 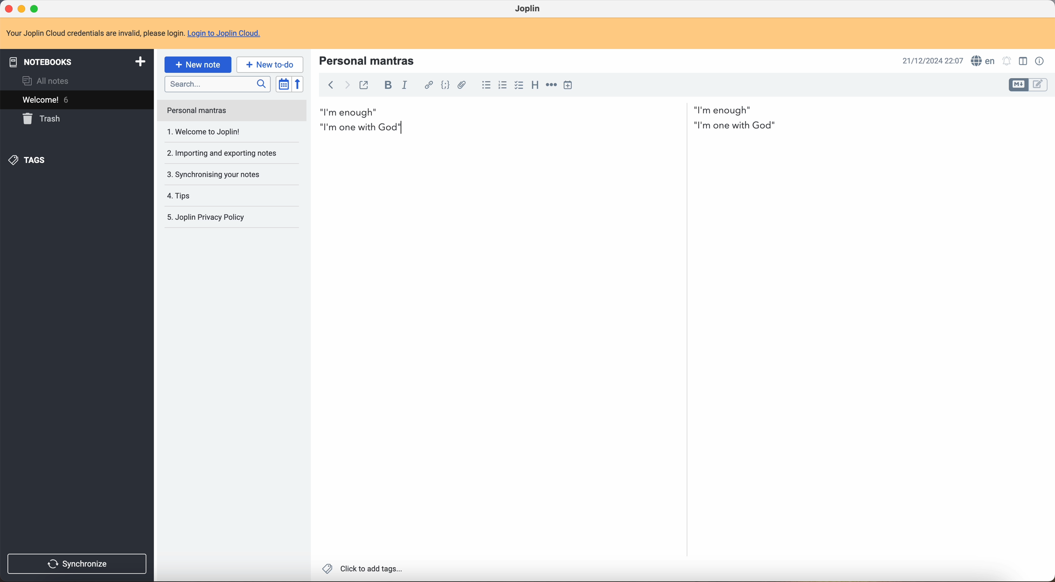 I want to click on personal mantras title, so click(x=370, y=60).